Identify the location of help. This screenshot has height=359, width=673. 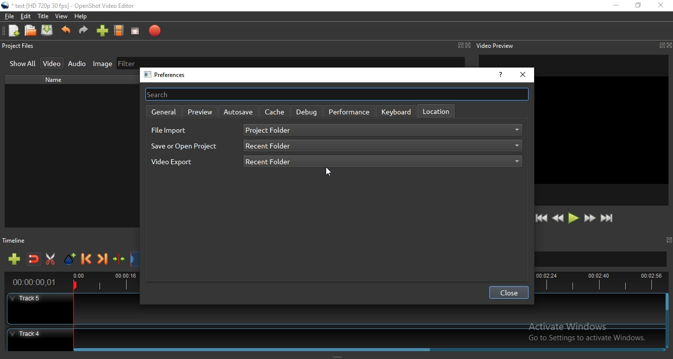
(500, 76).